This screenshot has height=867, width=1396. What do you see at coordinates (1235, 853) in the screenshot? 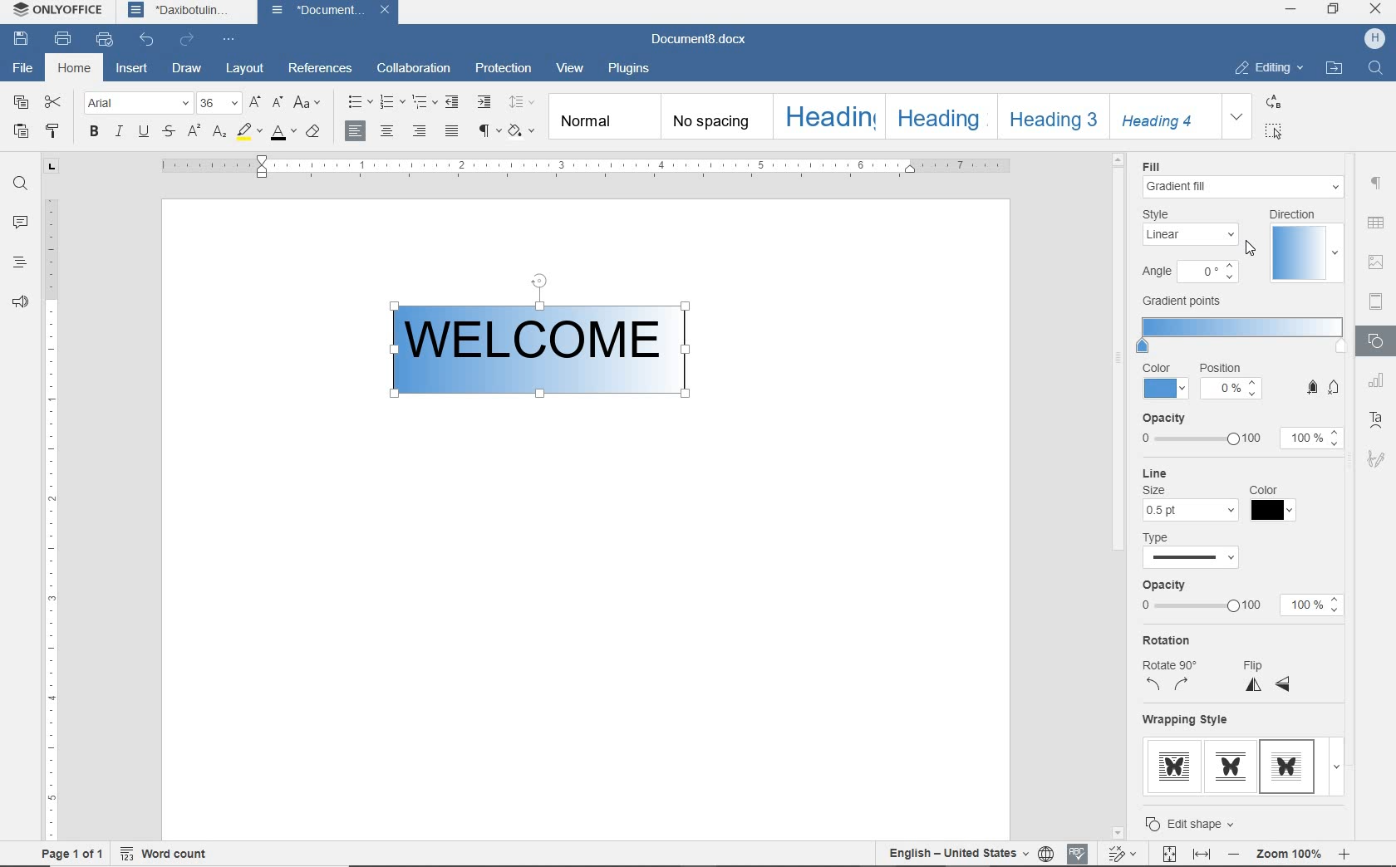
I see `Zoom out` at bounding box center [1235, 853].